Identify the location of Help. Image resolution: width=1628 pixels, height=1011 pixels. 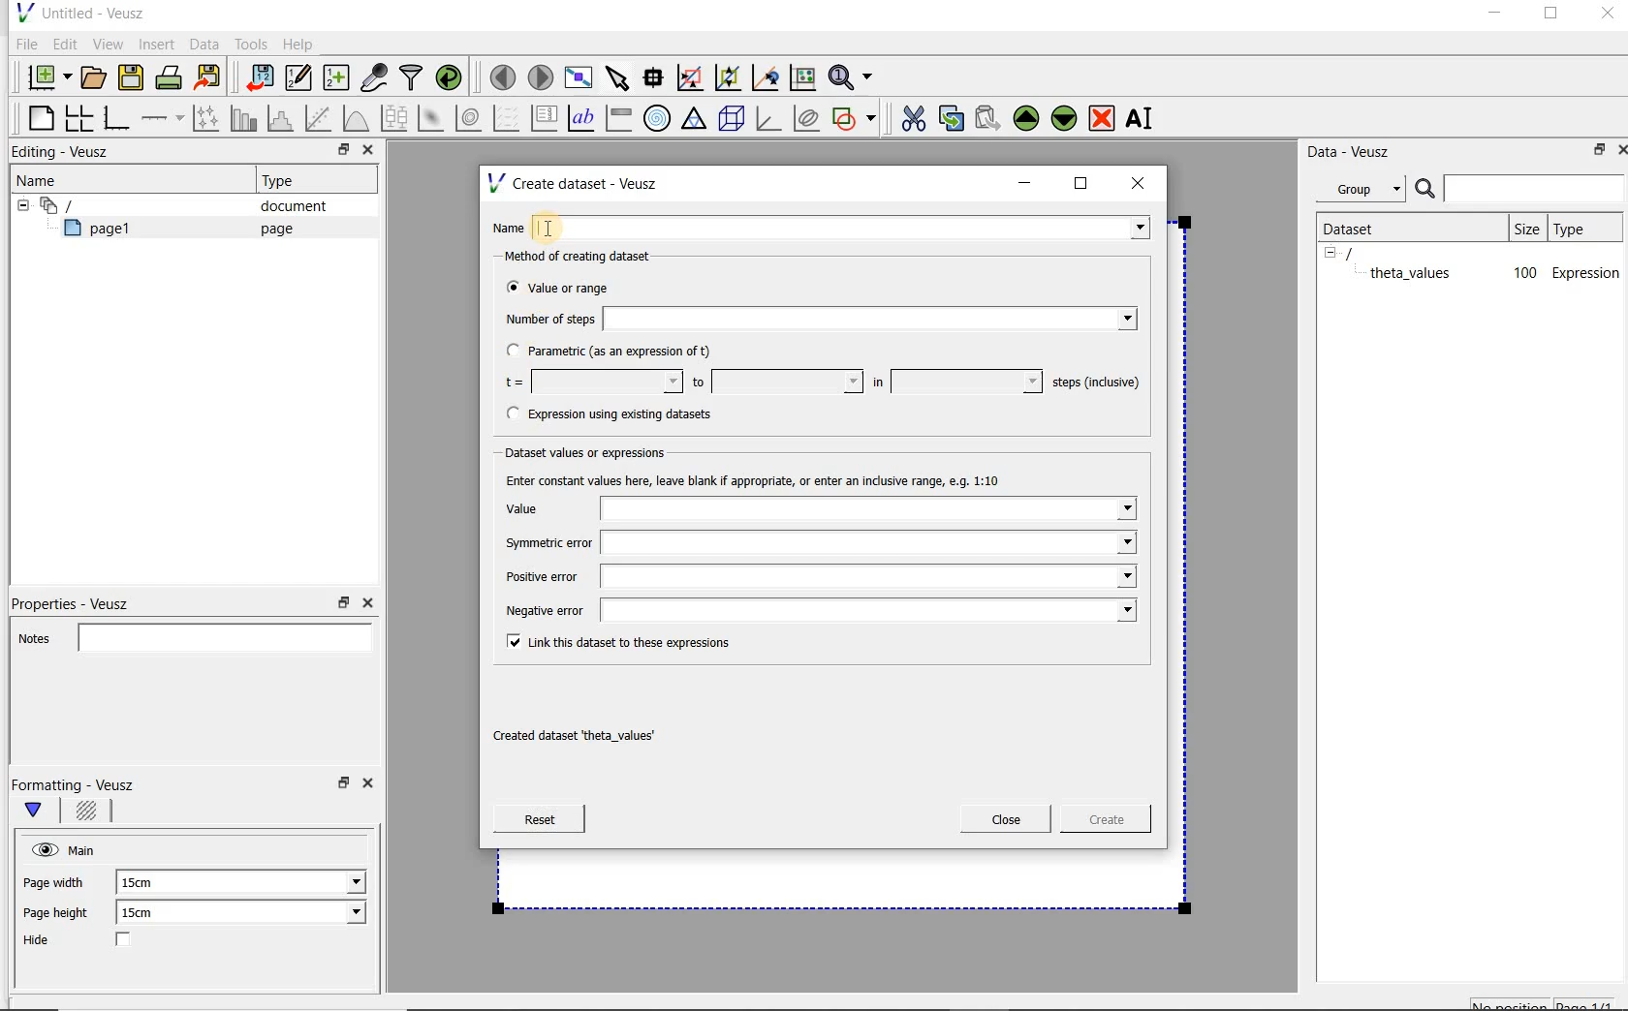
(300, 44).